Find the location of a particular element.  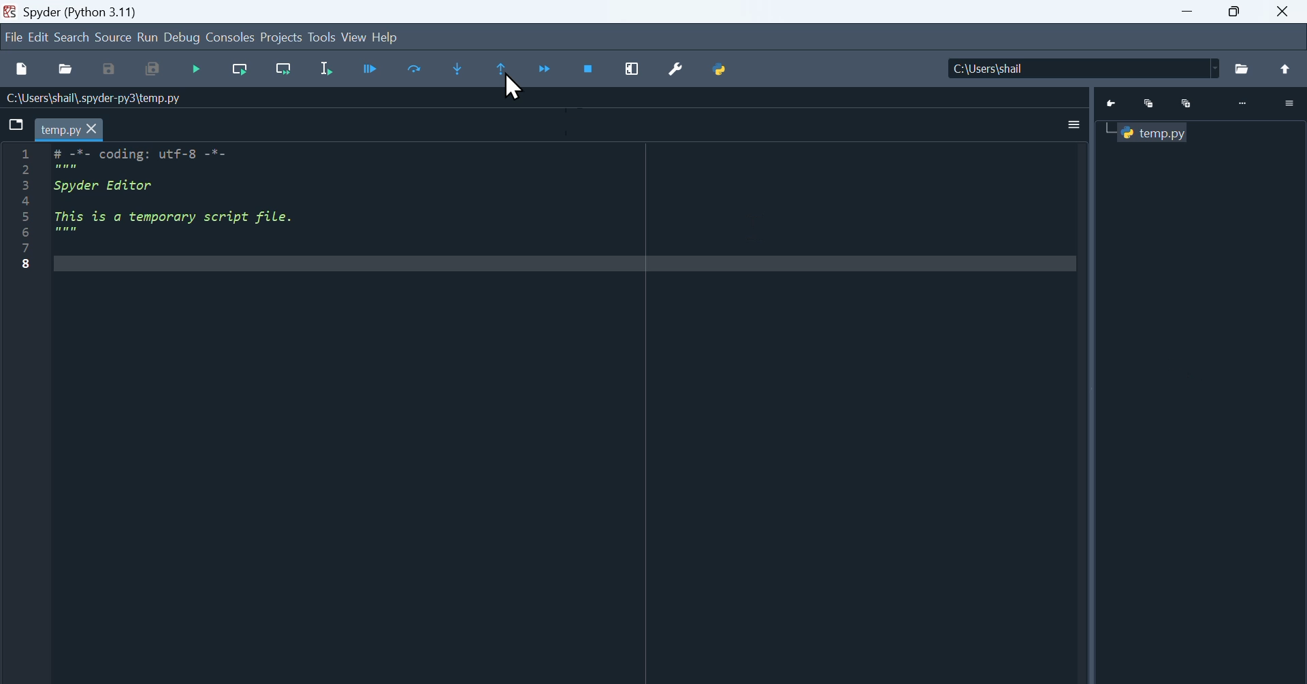

Minimize is located at coordinates (1148, 105).